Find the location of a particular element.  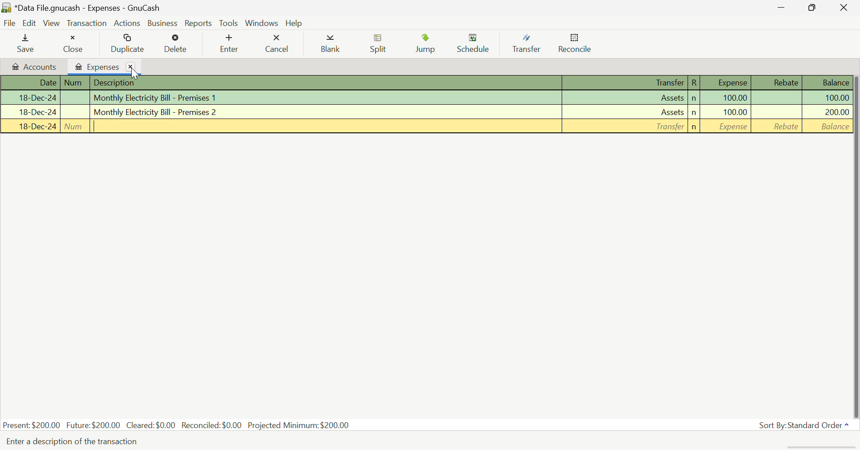

Edit is located at coordinates (30, 23).